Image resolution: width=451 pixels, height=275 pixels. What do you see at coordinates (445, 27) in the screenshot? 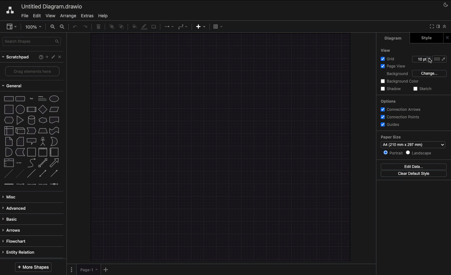
I see `Collapse` at bounding box center [445, 27].